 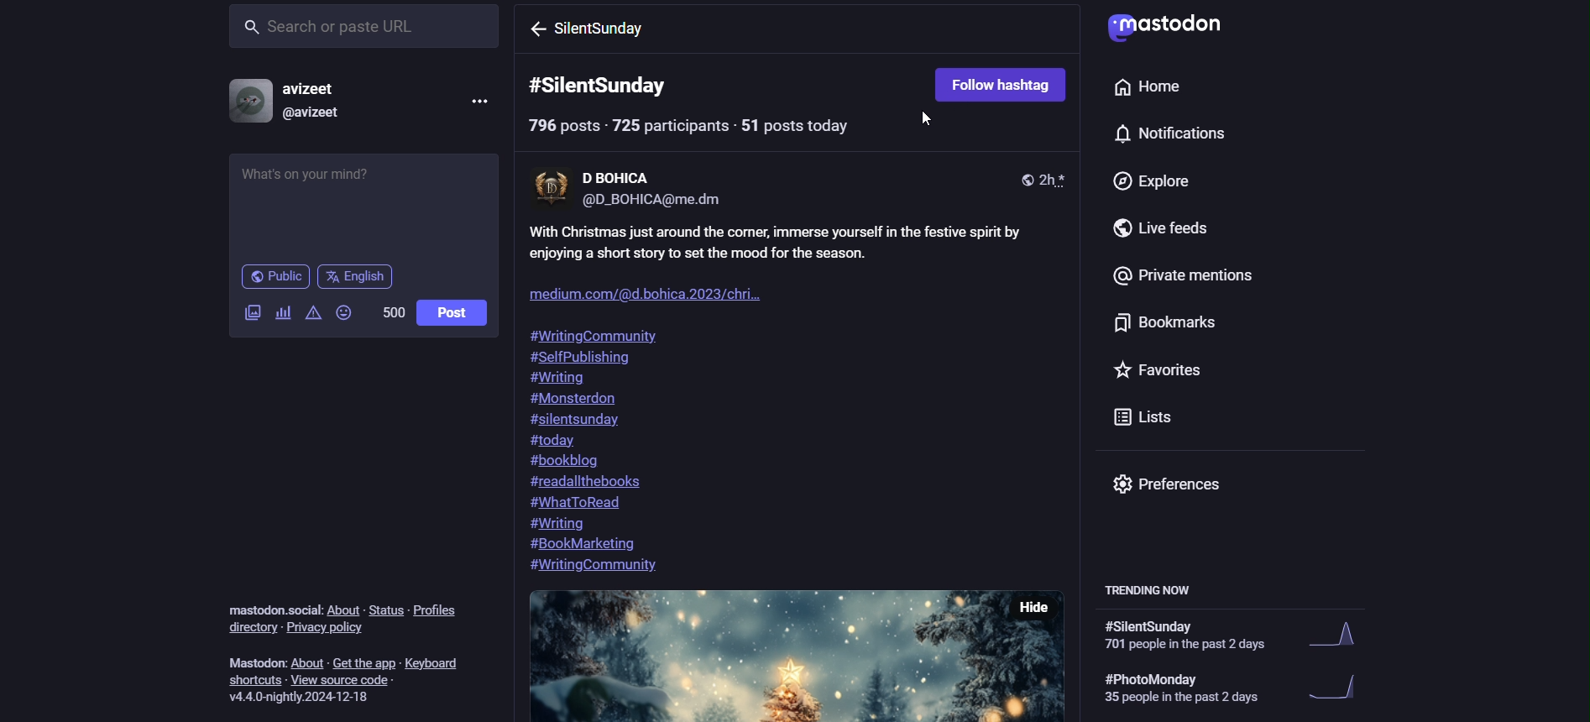 What do you see at coordinates (1161, 587) in the screenshot?
I see `Trending now` at bounding box center [1161, 587].